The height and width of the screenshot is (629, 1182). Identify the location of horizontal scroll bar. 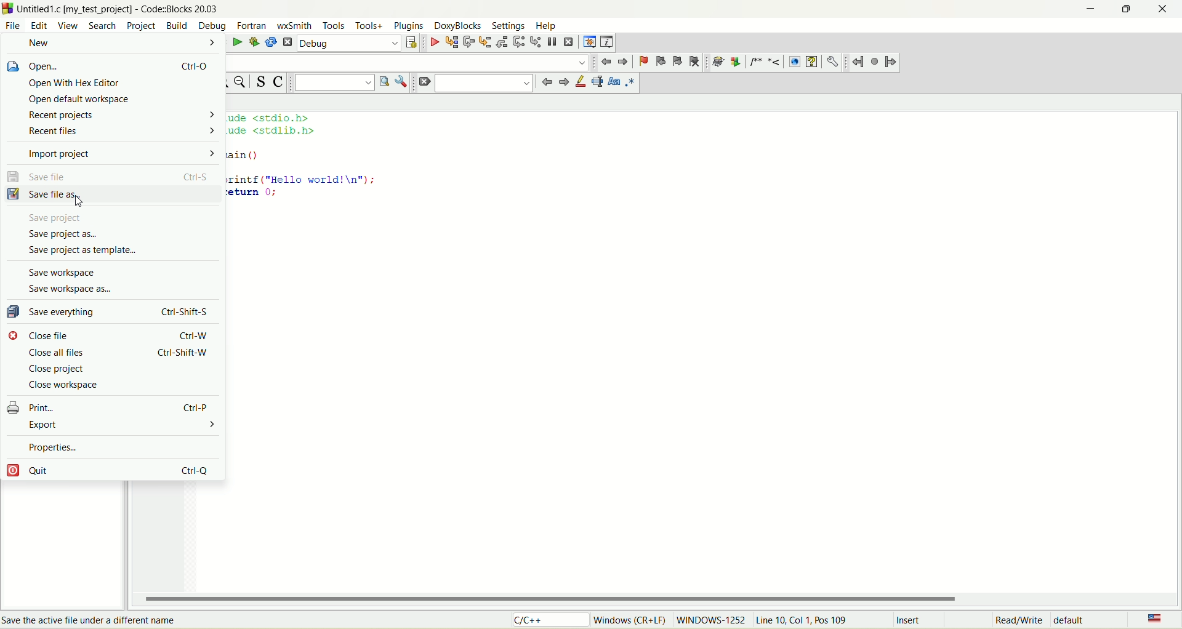
(658, 599).